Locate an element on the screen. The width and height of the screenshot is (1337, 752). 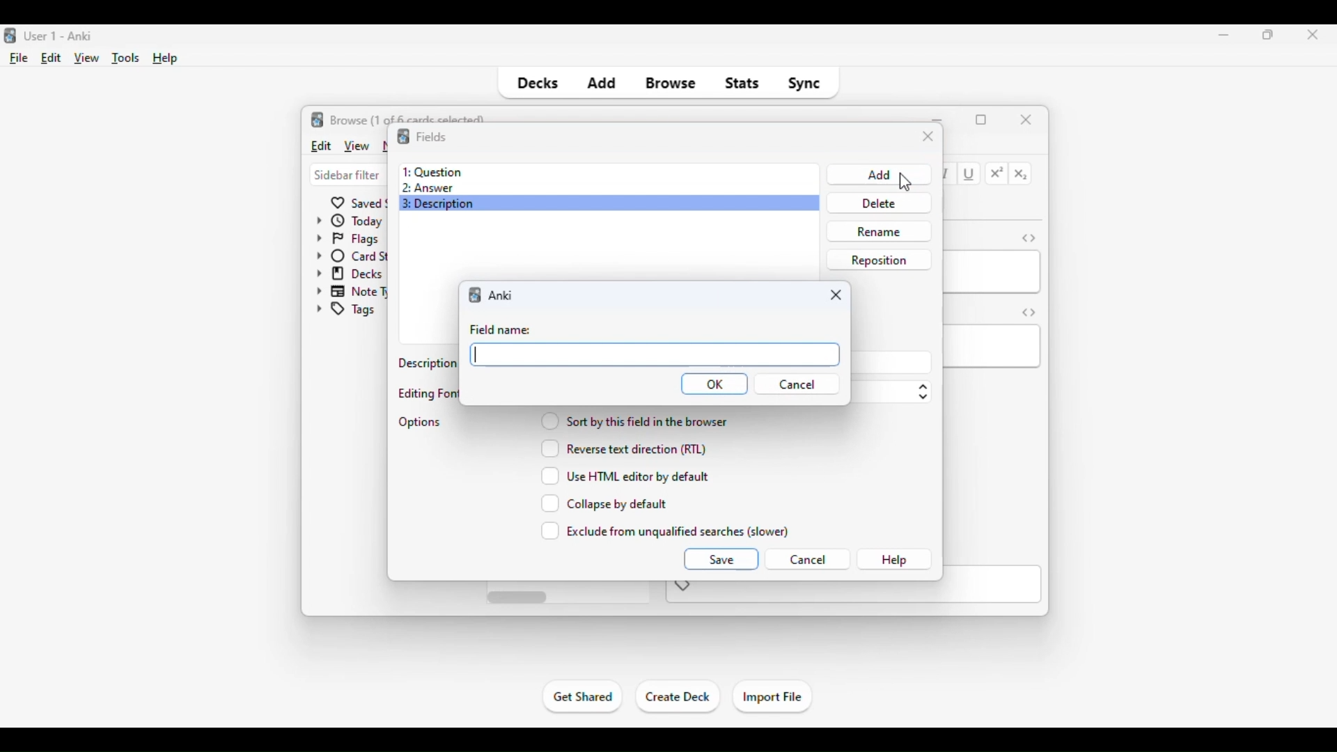
maximize is located at coordinates (1269, 34).